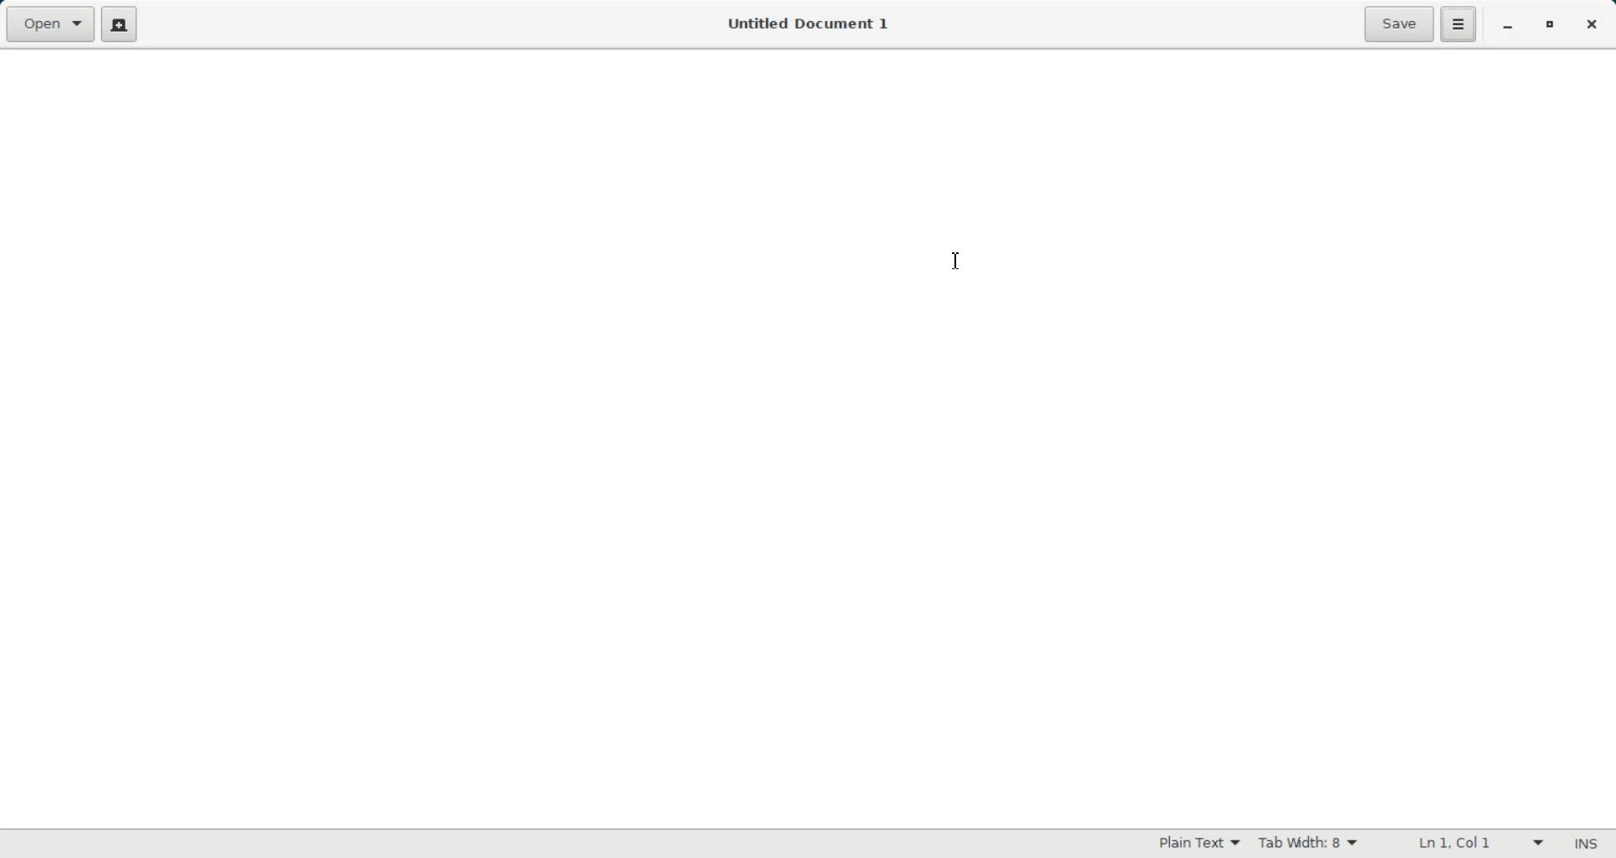 The image size is (1616, 858). Describe the element at coordinates (1587, 844) in the screenshot. I see `Insert` at that location.